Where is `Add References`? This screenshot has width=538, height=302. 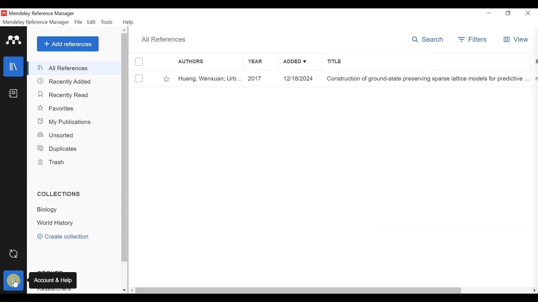 Add References is located at coordinates (68, 44).